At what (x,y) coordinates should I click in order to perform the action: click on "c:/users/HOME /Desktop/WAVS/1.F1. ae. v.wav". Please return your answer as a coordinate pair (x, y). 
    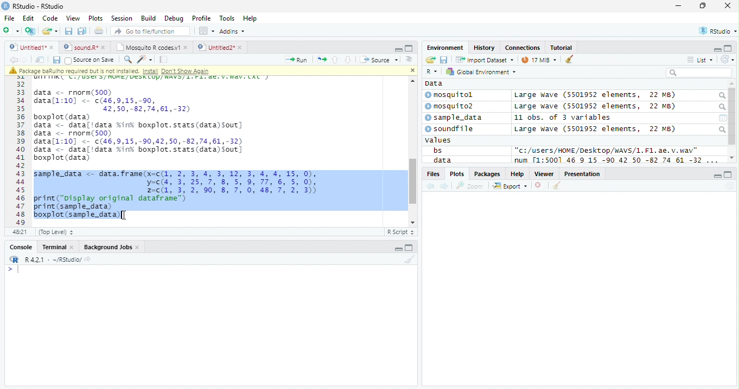
    Looking at the image, I should click on (607, 150).